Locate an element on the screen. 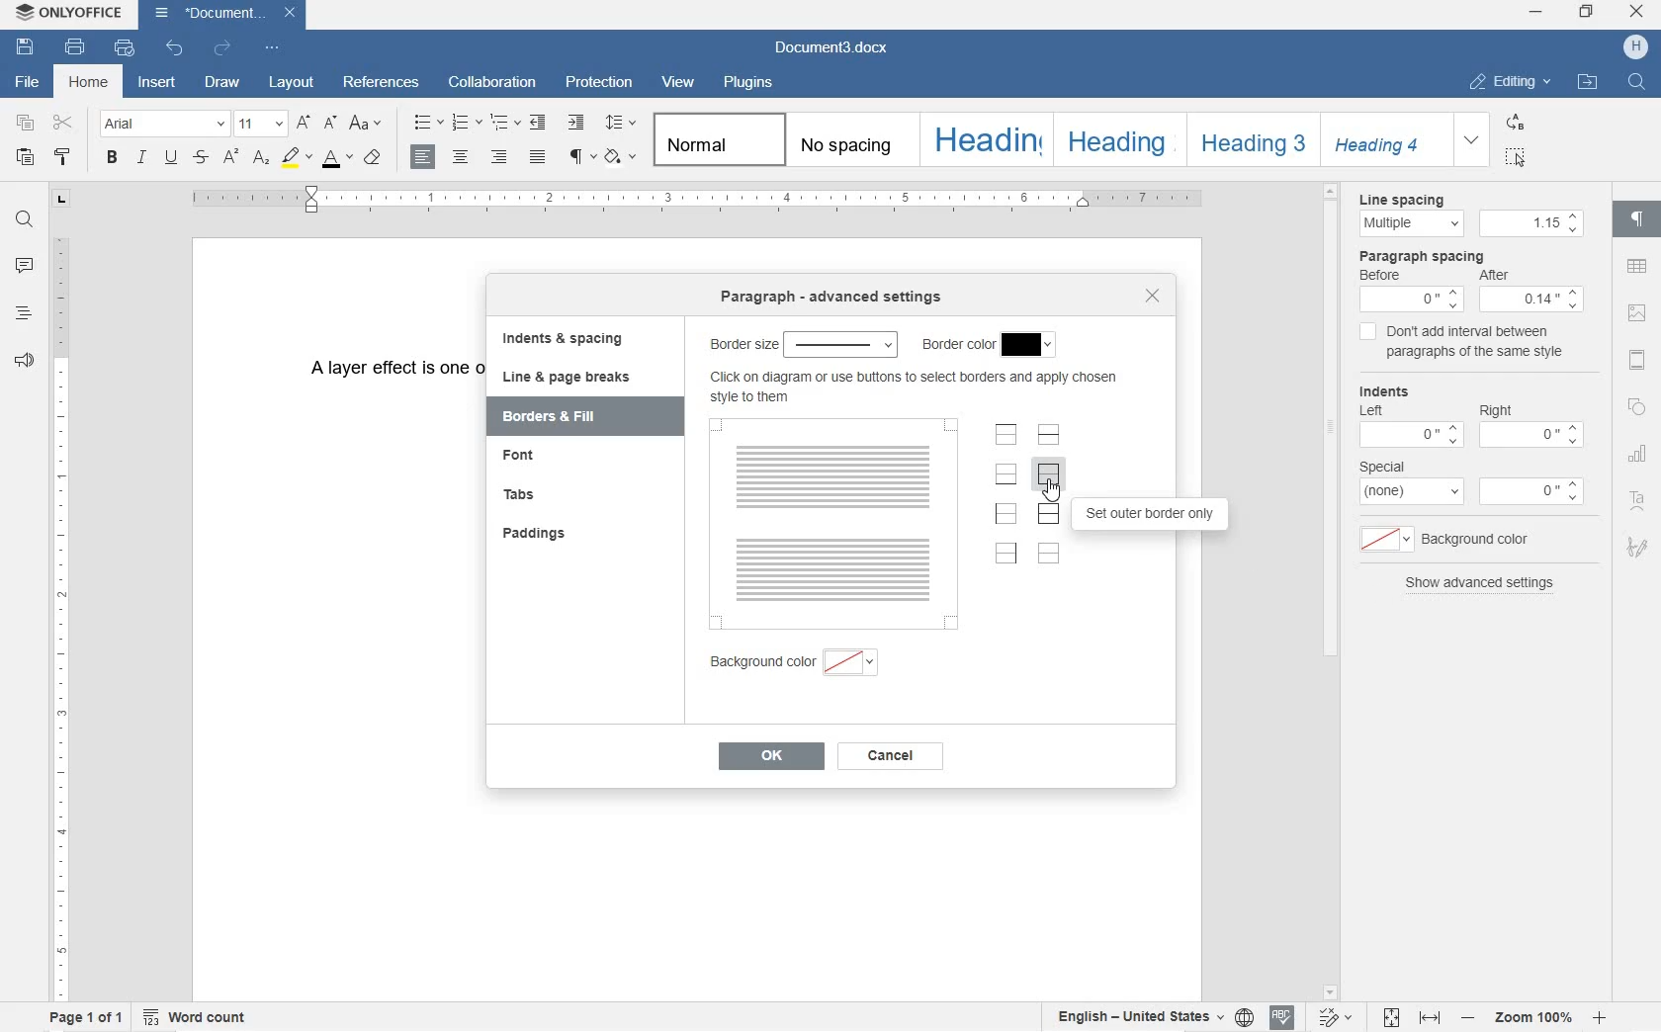  MINIMIZE is located at coordinates (1534, 13).